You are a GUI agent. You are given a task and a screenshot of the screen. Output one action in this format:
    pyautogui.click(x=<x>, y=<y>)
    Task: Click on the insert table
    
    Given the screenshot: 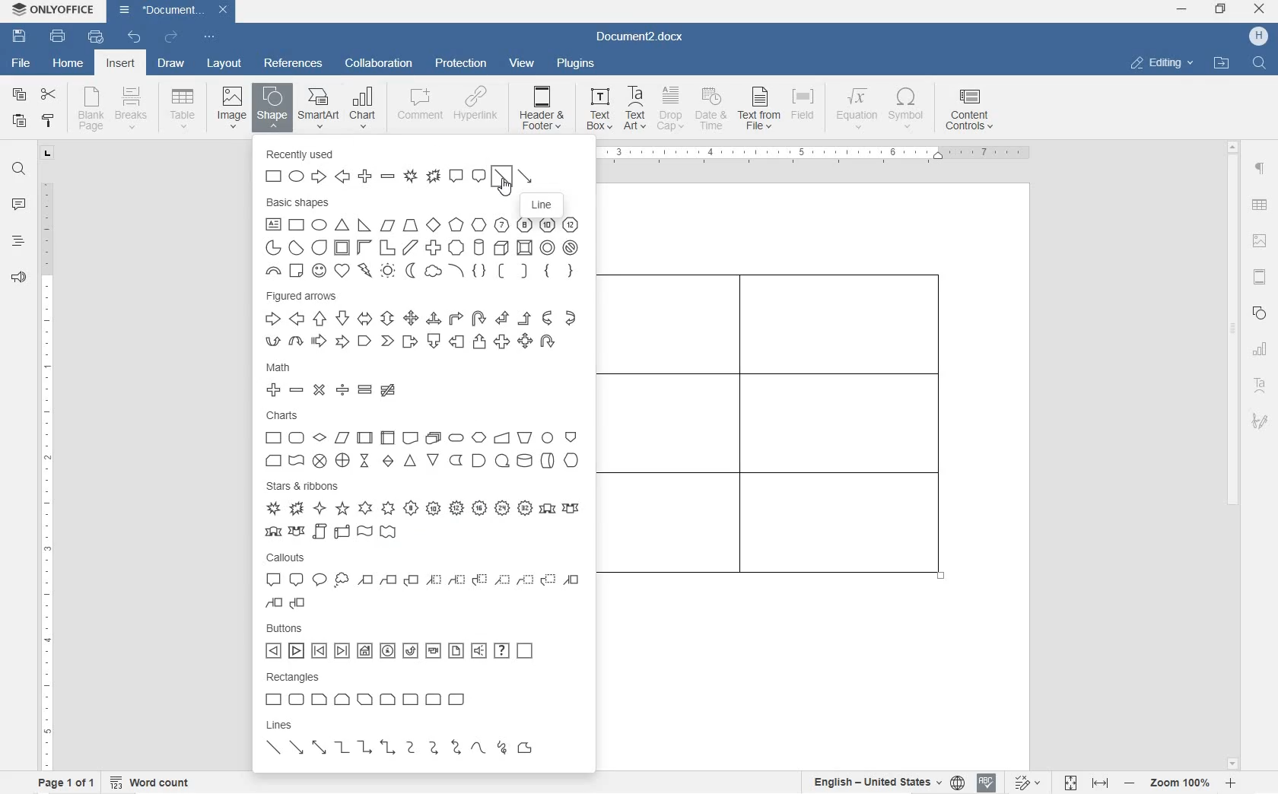 What is the action you would take?
    pyautogui.click(x=180, y=108)
    